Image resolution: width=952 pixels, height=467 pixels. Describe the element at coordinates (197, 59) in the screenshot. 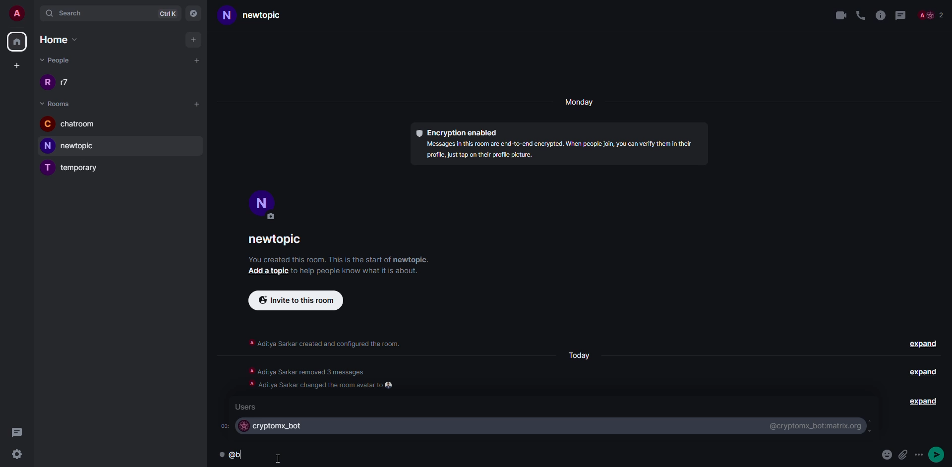

I see `add` at that location.